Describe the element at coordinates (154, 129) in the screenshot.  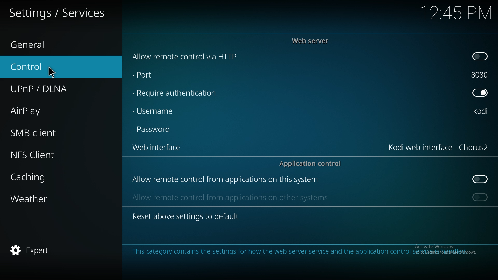
I see `password` at that location.